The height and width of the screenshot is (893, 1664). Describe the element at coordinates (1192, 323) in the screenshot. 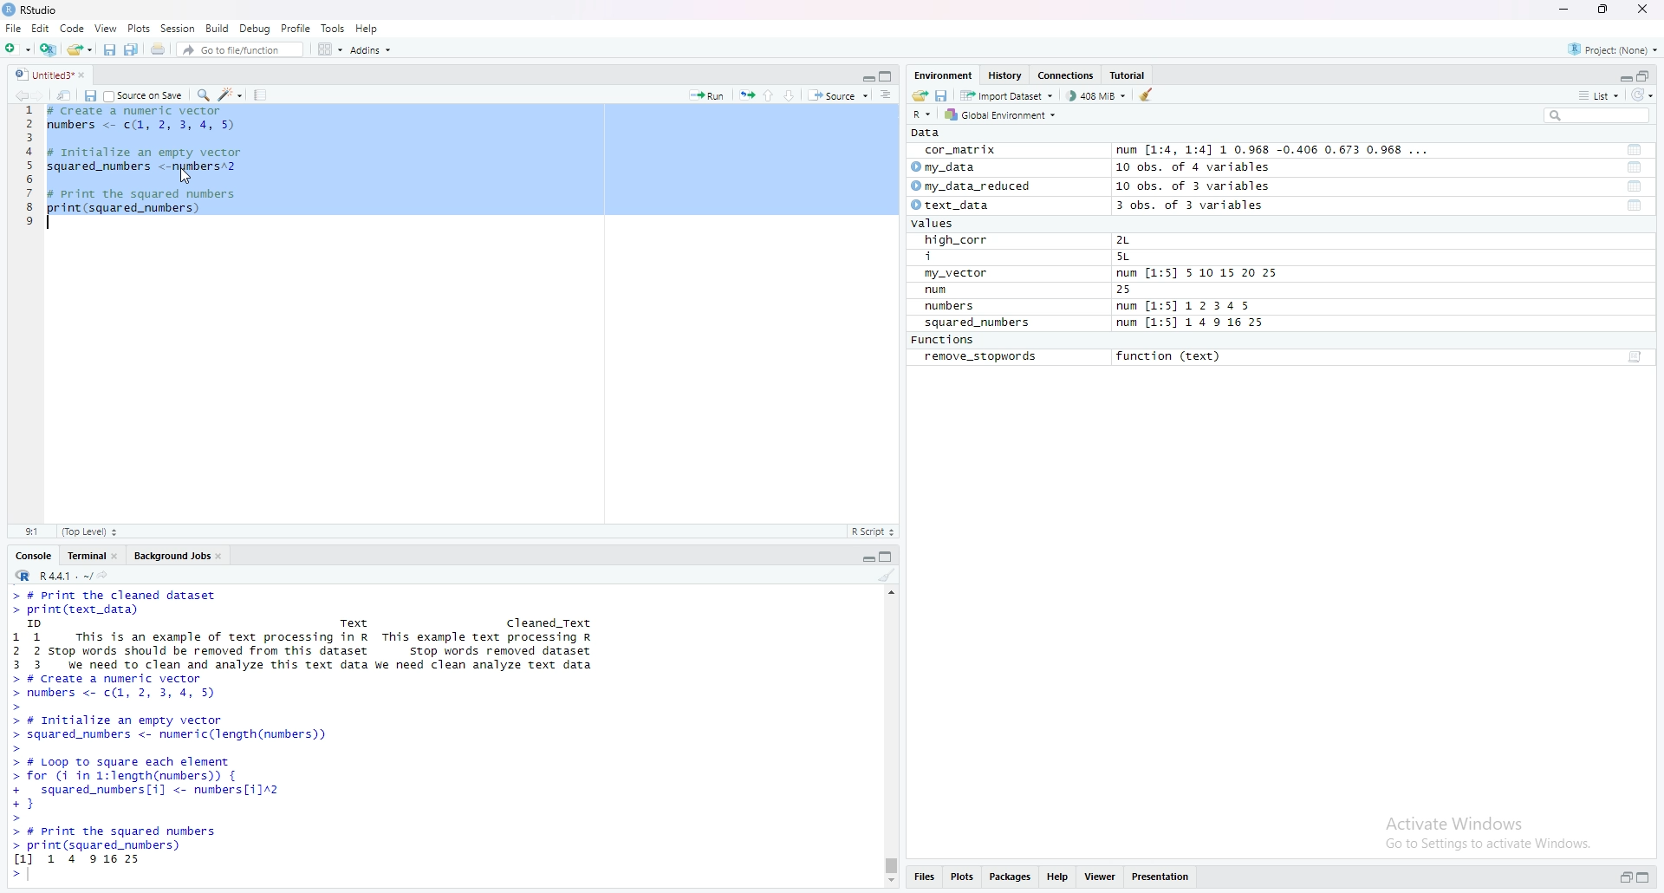

I see `num [1:5] 1 4 9 16 25` at that location.